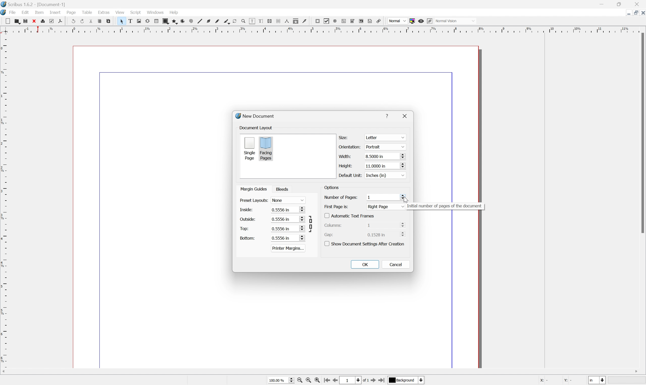 The height and width of the screenshot is (385, 646). Describe the element at coordinates (27, 21) in the screenshot. I see `Save` at that location.